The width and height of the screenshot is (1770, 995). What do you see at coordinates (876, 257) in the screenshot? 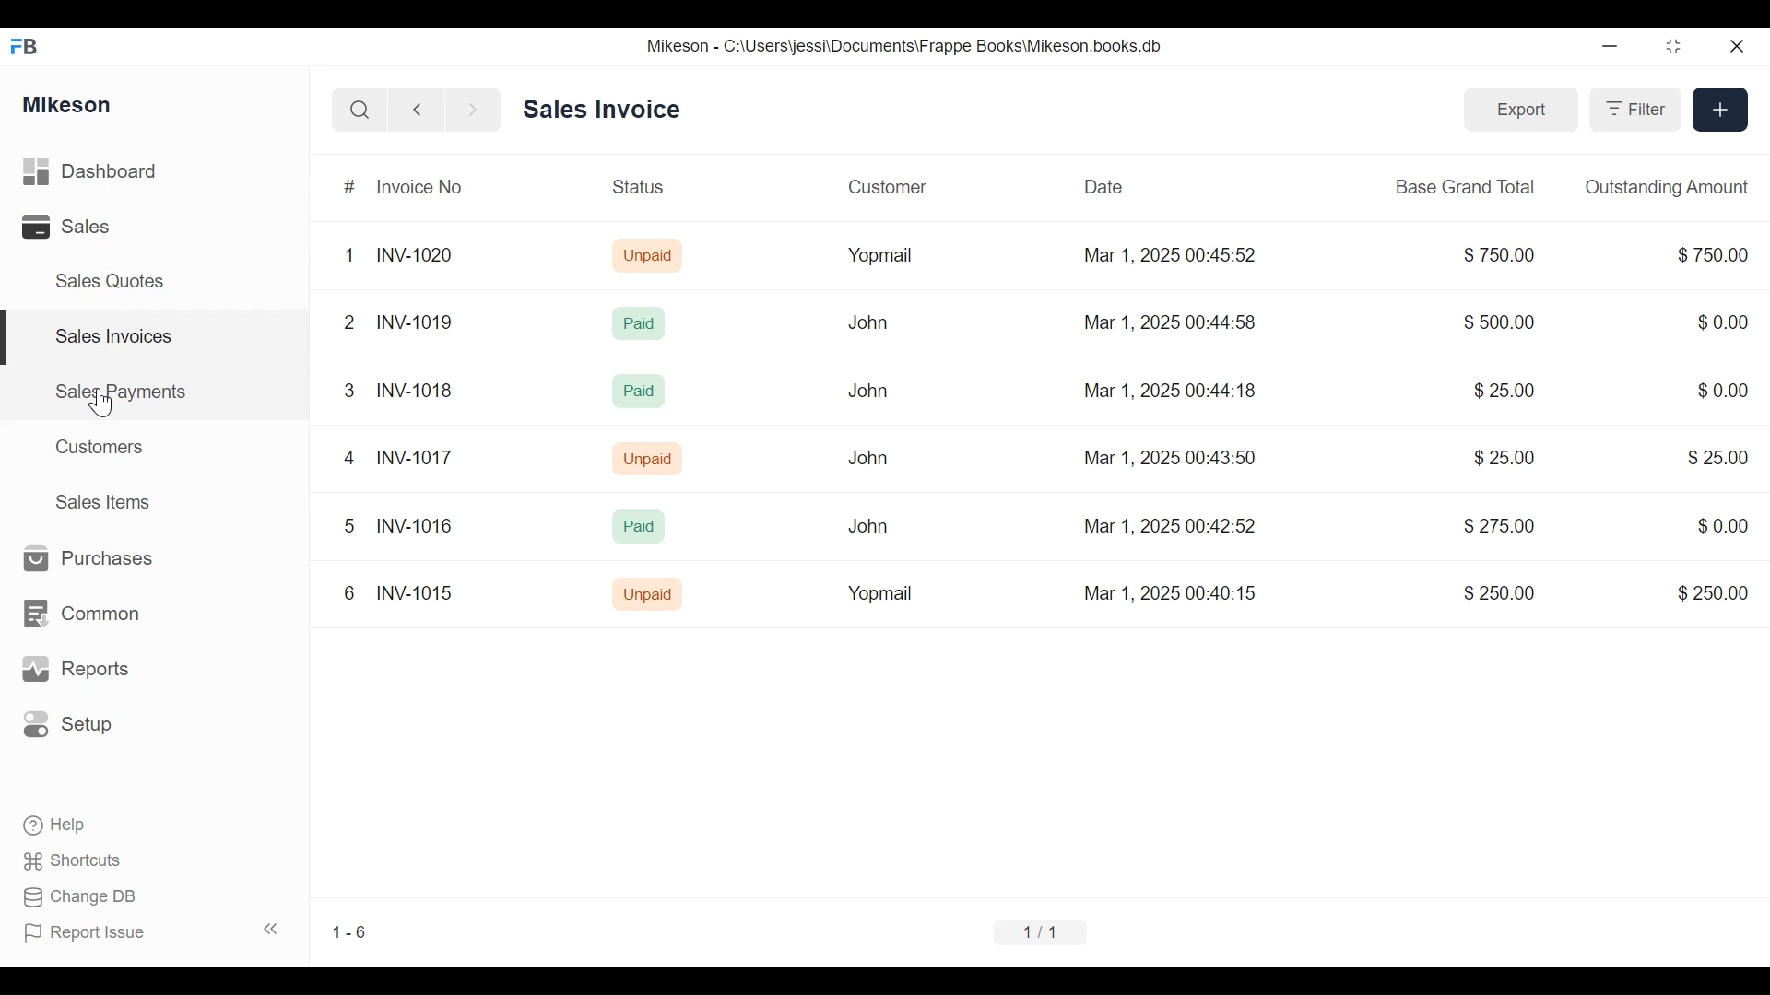
I see `‘Yopmail` at bounding box center [876, 257].